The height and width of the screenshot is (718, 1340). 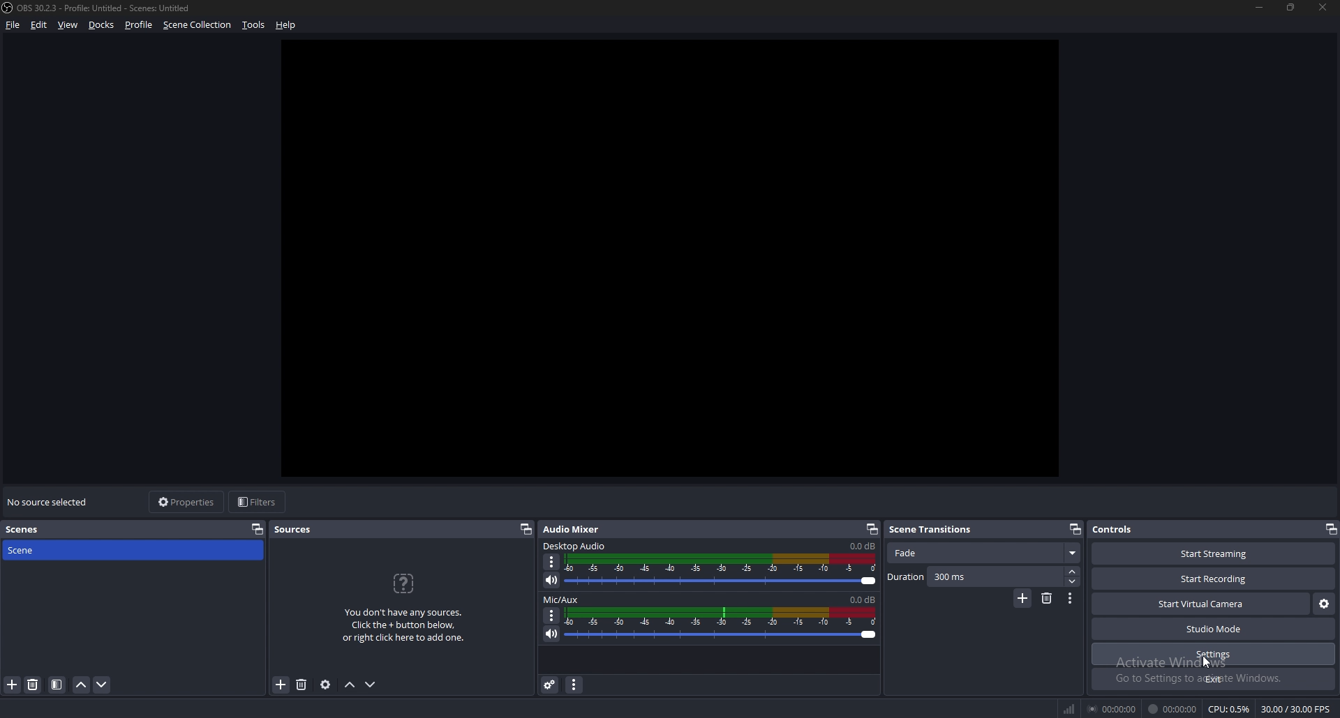 What do you see at coordinates (286, 25) in the screenshot?
I see `help` at bounding box center [286, 25].